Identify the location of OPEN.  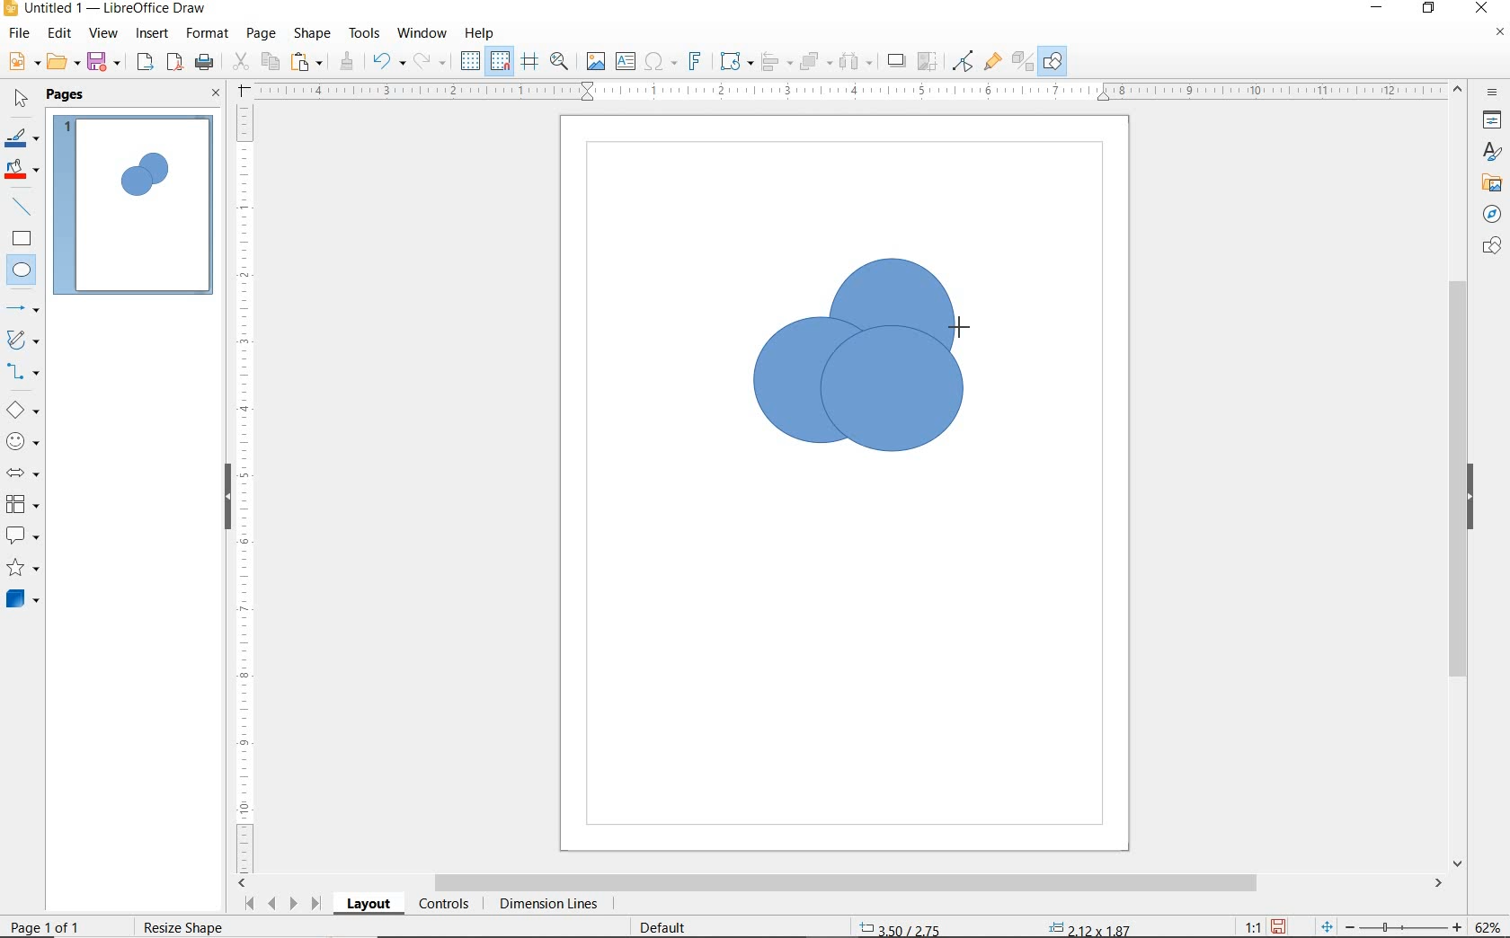
(63, 64).